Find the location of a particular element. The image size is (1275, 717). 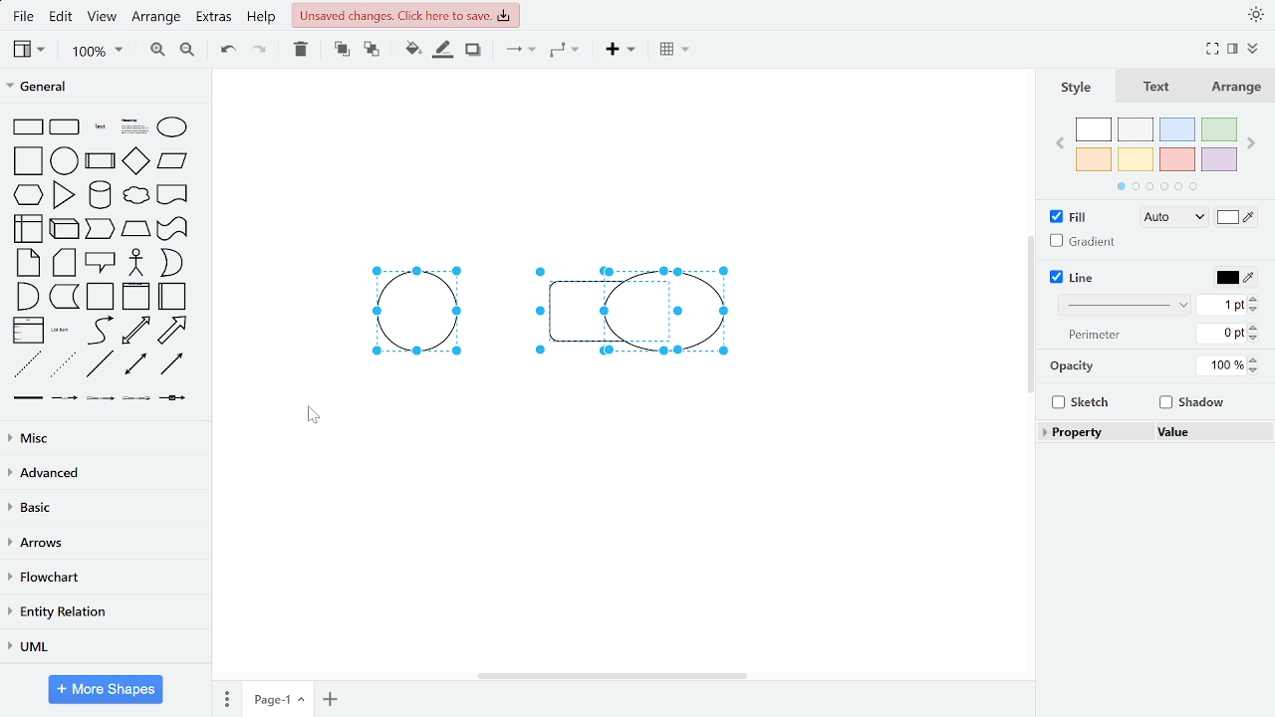

to front is located at coordinates (341, 50).